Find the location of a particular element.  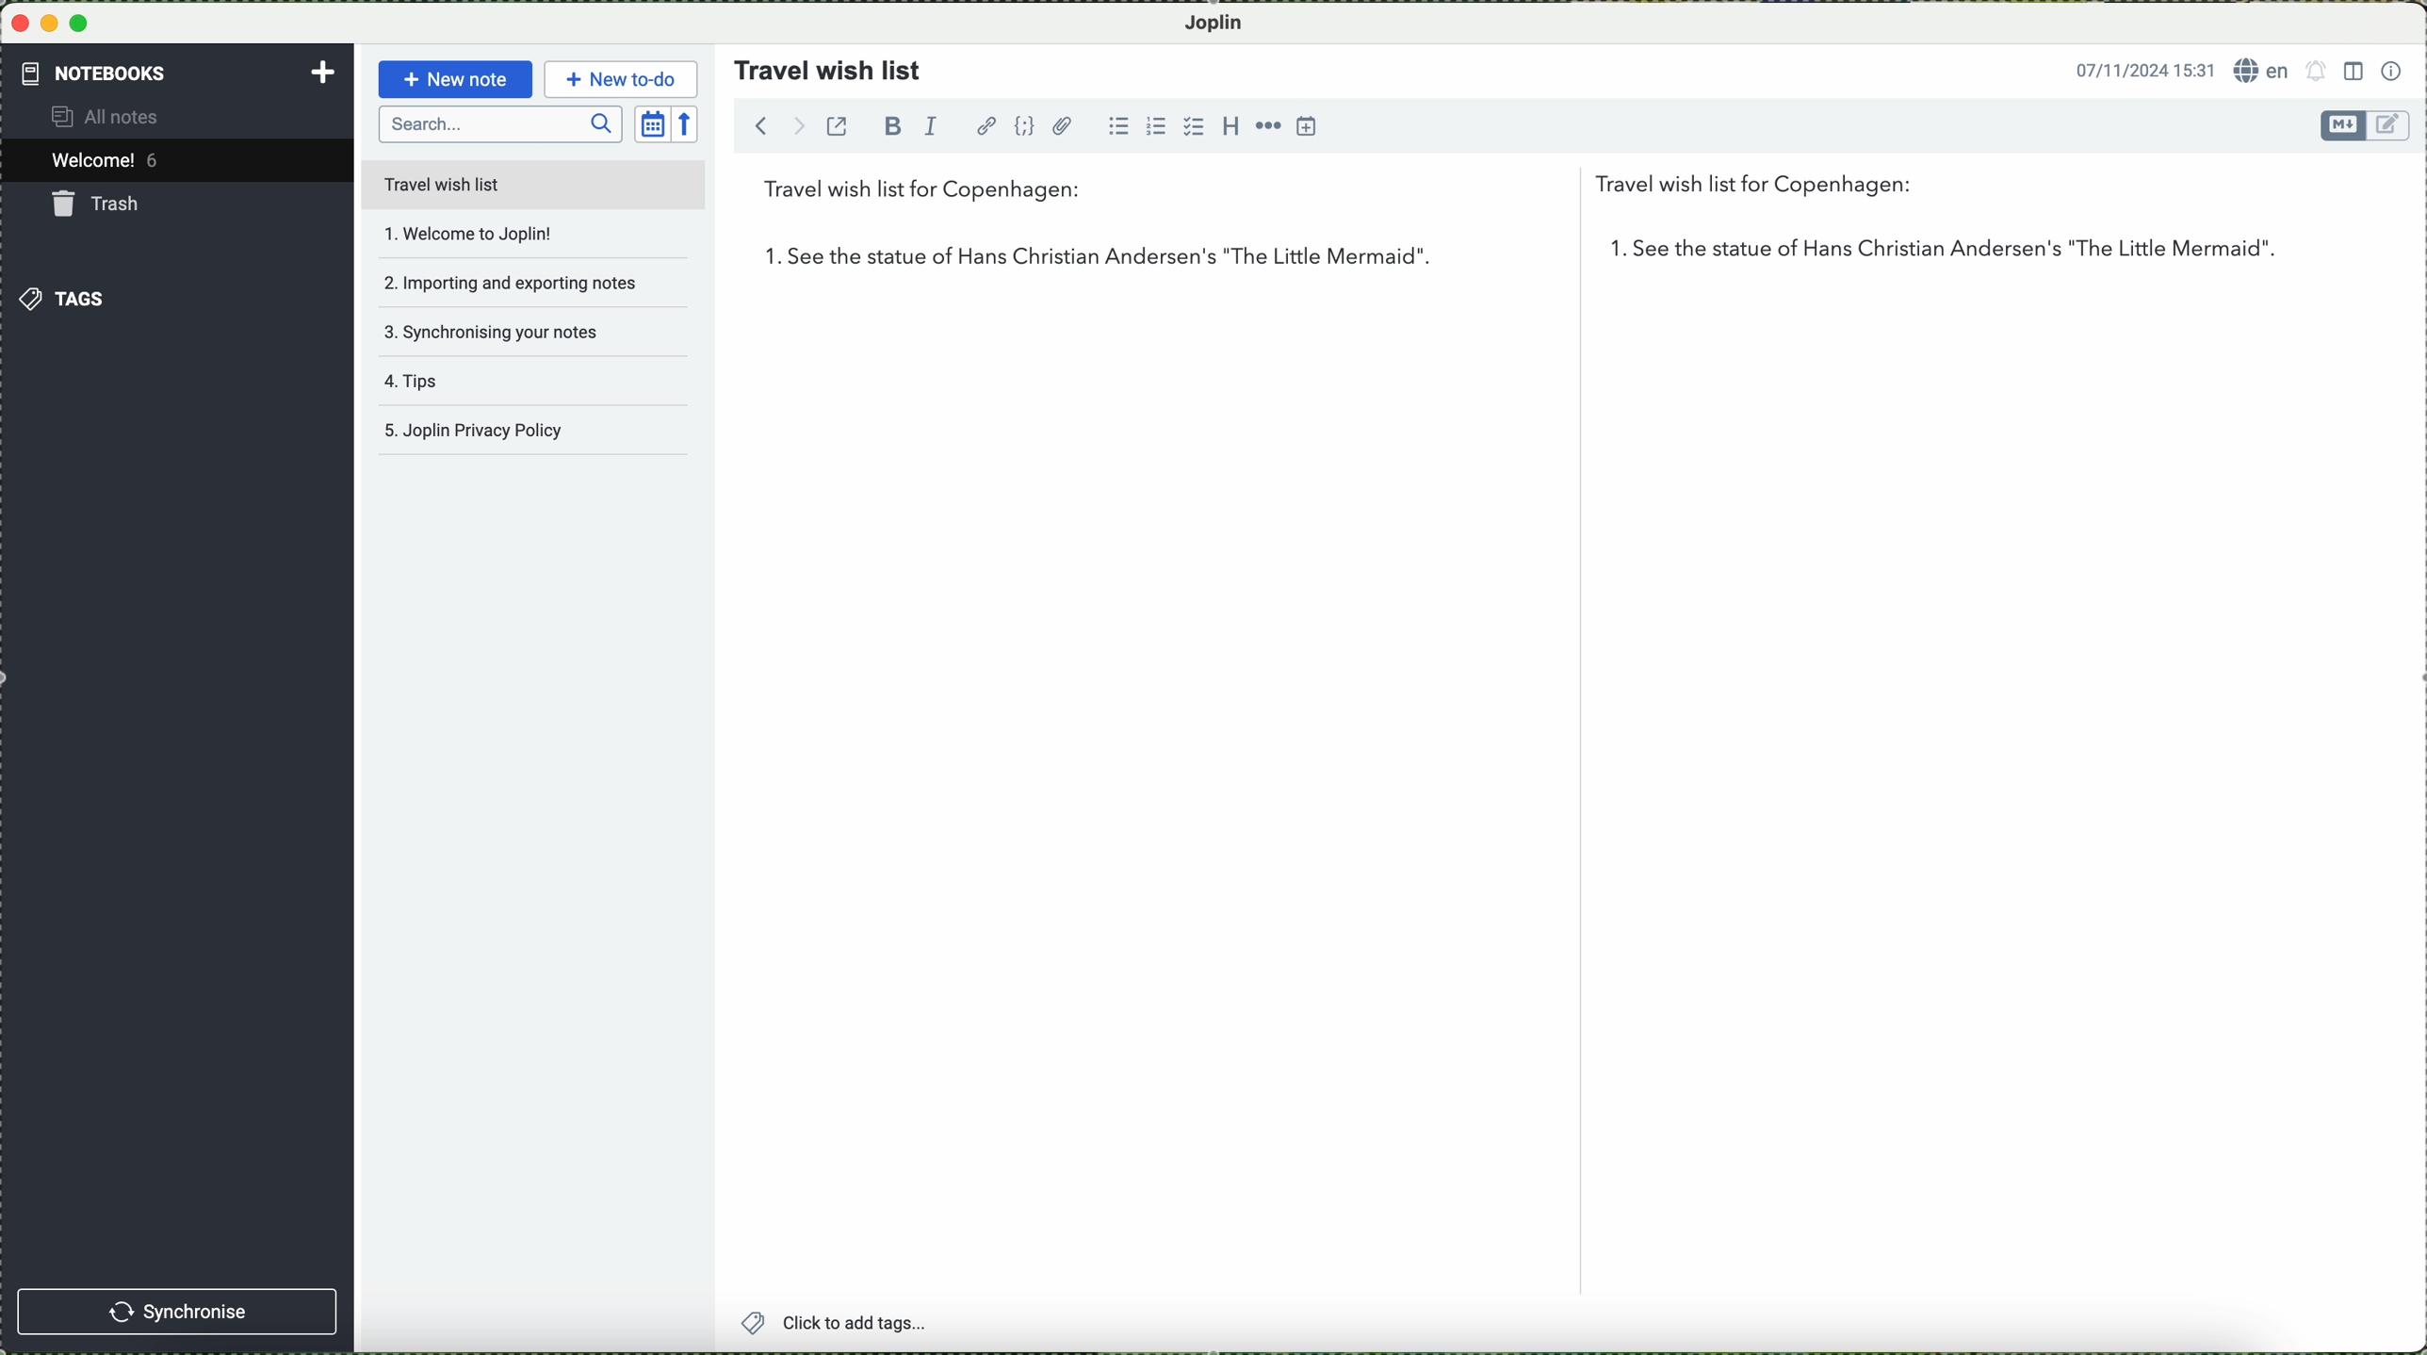

close is located at coordinates (19, 24).